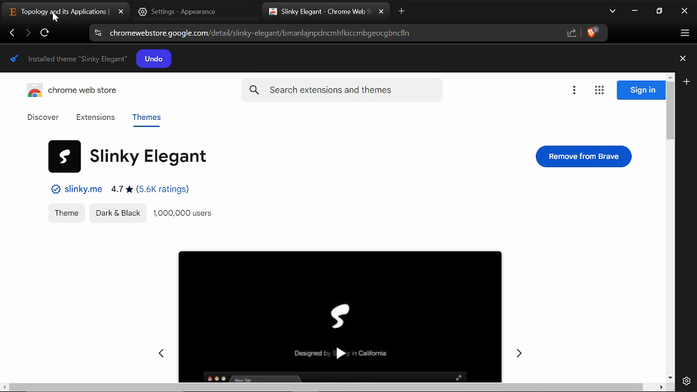 The image size is (697, 392). Describe the element at coordinates (97, 34) in the screenshot. I see `Cite information` at that location.